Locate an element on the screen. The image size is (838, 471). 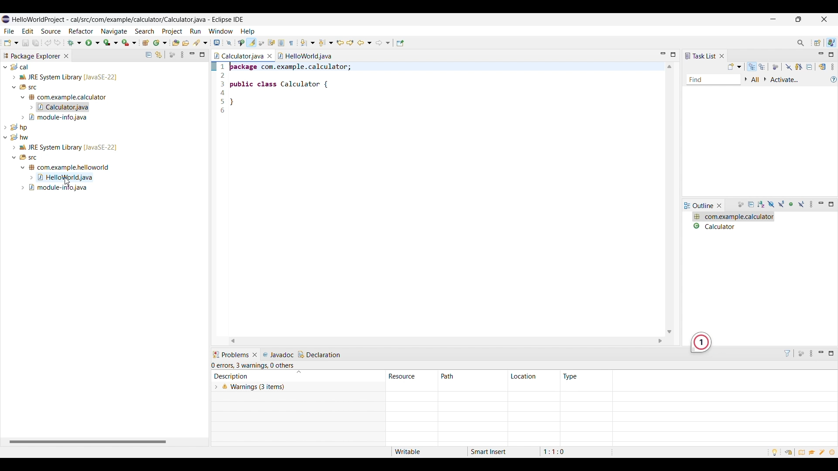
View menu is located at coordinates (812, 354).